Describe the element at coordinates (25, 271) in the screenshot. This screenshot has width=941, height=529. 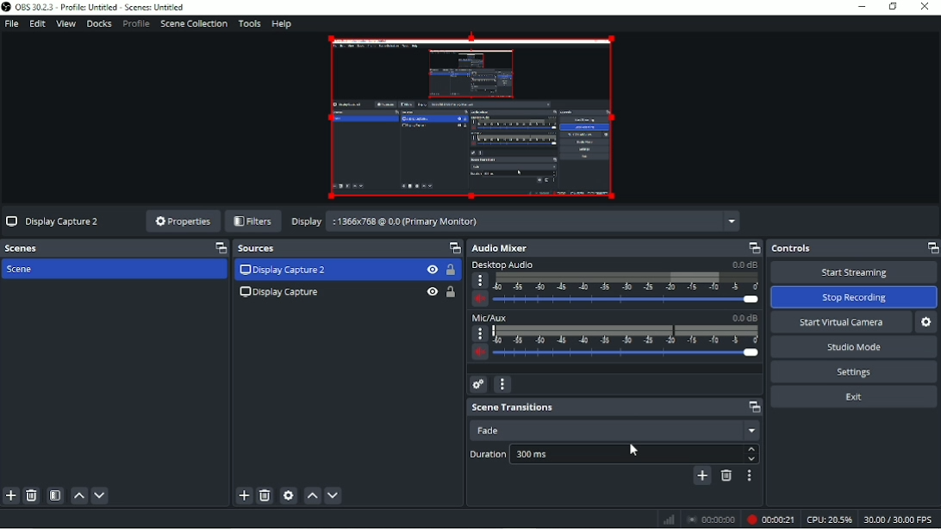
I see `Scene` at that location.